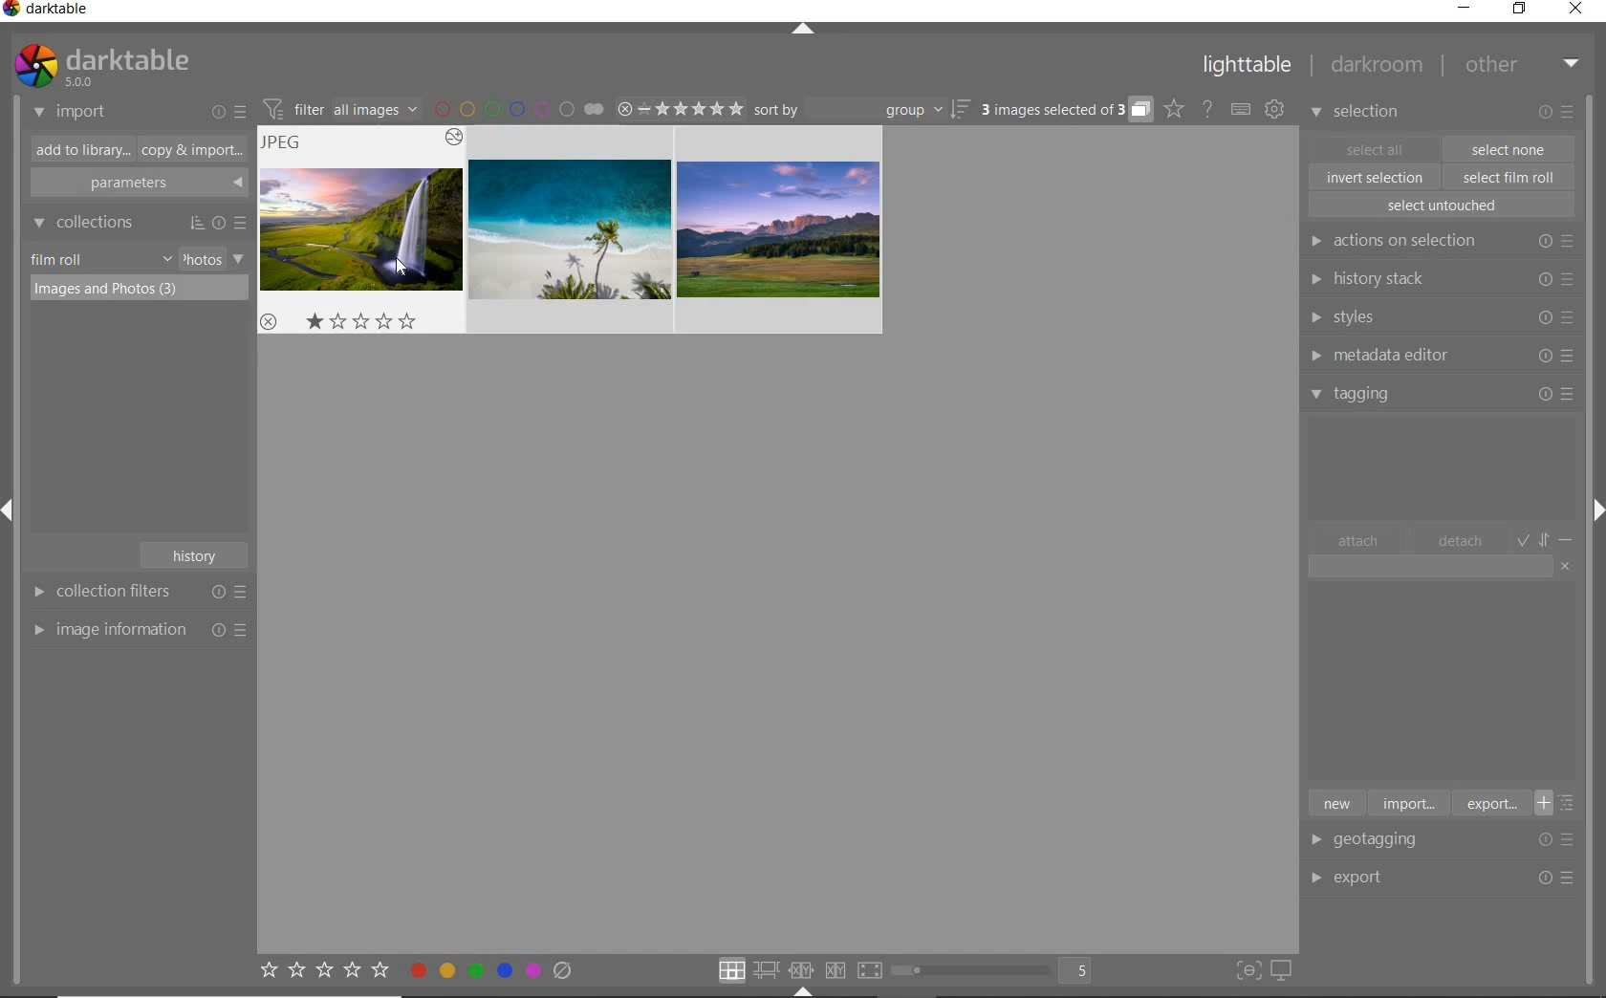  Describe the element at coordinates (139, 629) in the screenshot. I see `image information` at that location.